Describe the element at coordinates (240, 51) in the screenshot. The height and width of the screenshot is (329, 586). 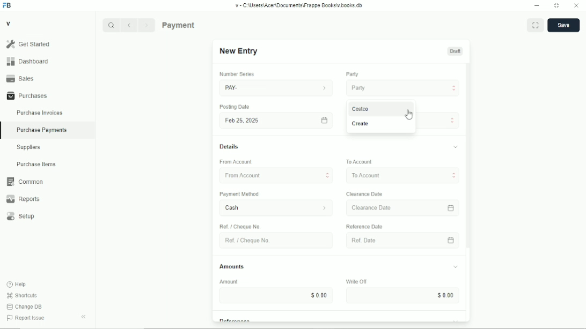
I see `New Entry` at that location.